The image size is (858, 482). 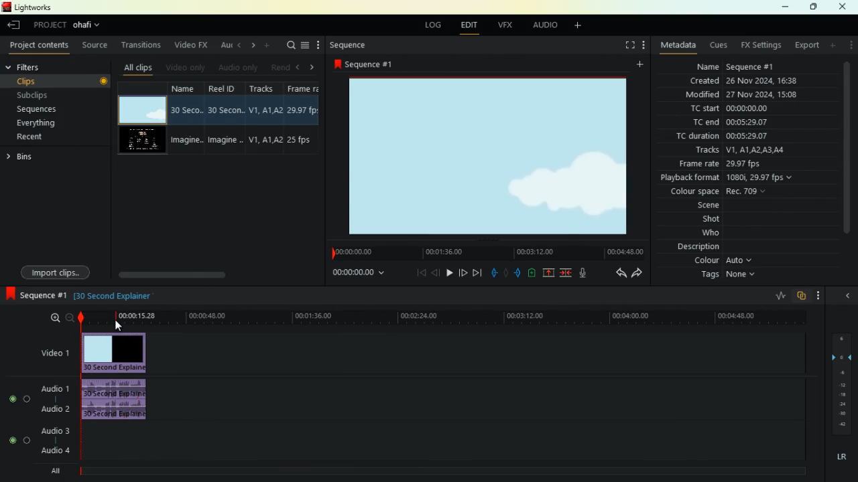 I want to click on forward, so click(x=465, y=272).